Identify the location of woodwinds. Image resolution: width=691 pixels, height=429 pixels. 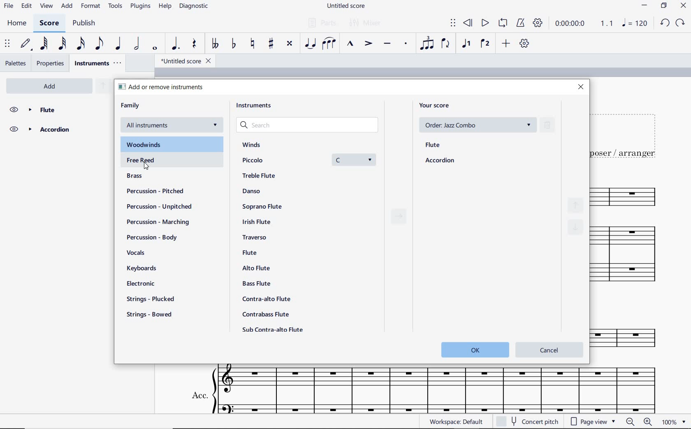
(146, 146).